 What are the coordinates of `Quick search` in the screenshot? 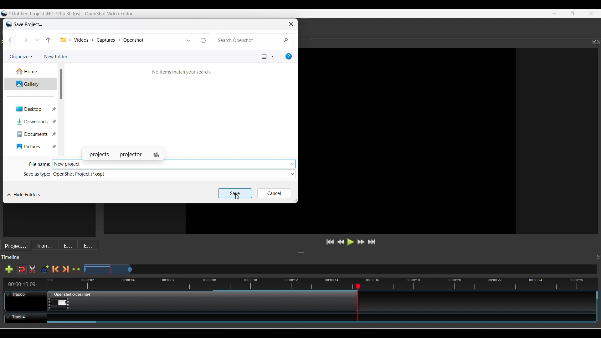 It's located at (254, 40).